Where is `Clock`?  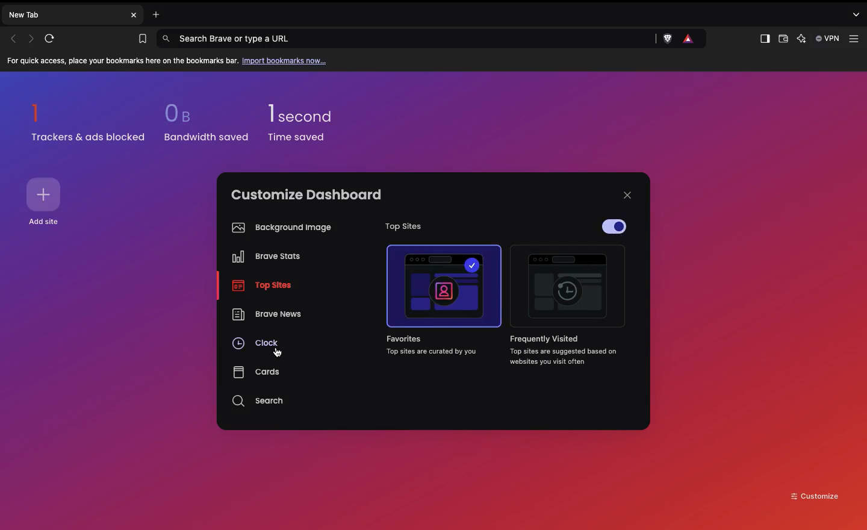 Clock is located at coordinates (256, 345).